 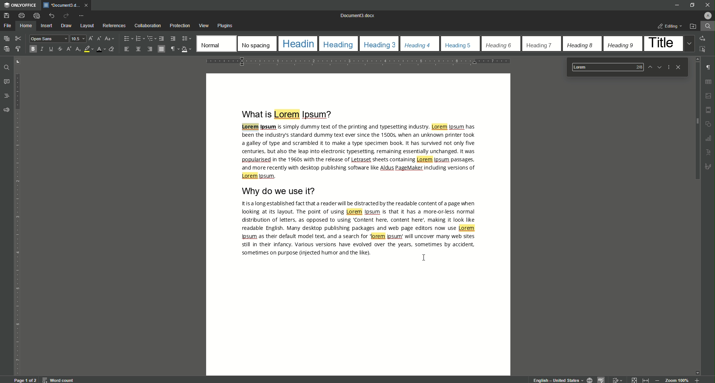 What do you see at coordinates (659, 67) in the screenshot?
I see `Down` at bounding box center [659, 67].